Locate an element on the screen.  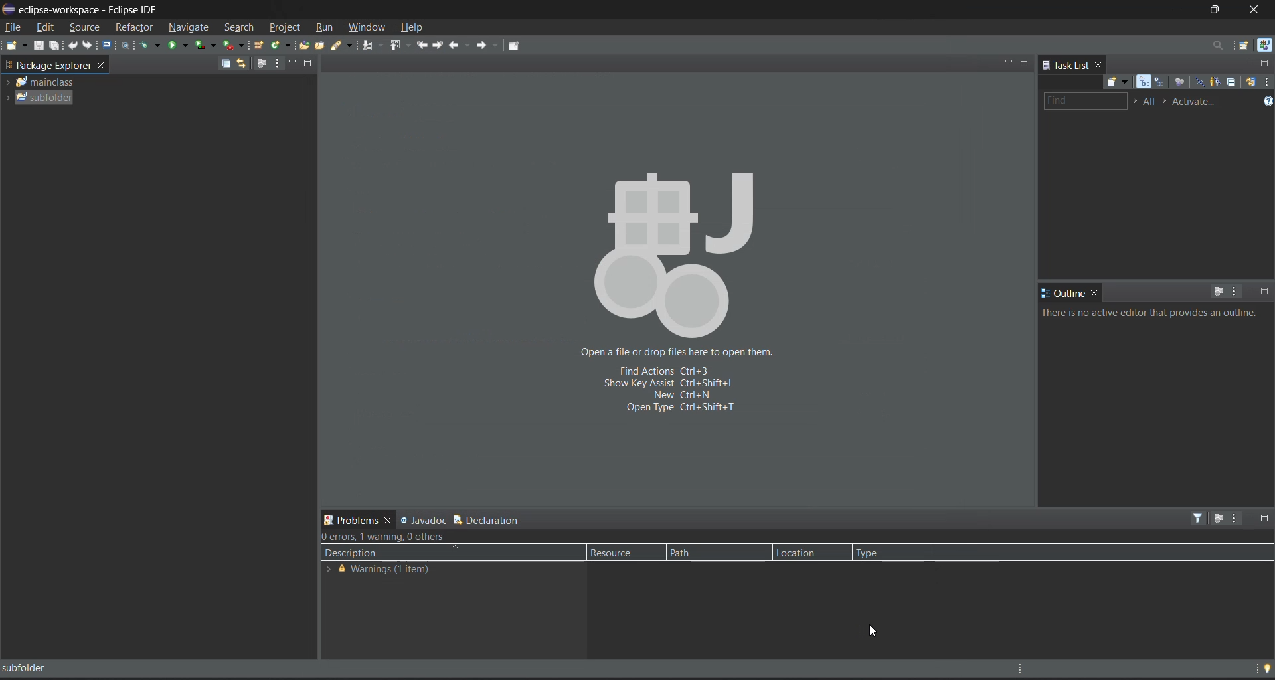
skip all breakpoints is located at coordinates (127, 46).